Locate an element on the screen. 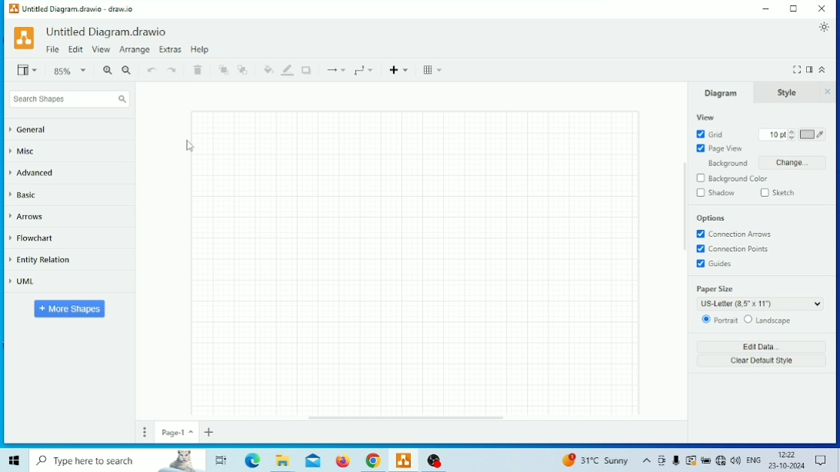  Fullscreen is located at coordinates (797, 69).